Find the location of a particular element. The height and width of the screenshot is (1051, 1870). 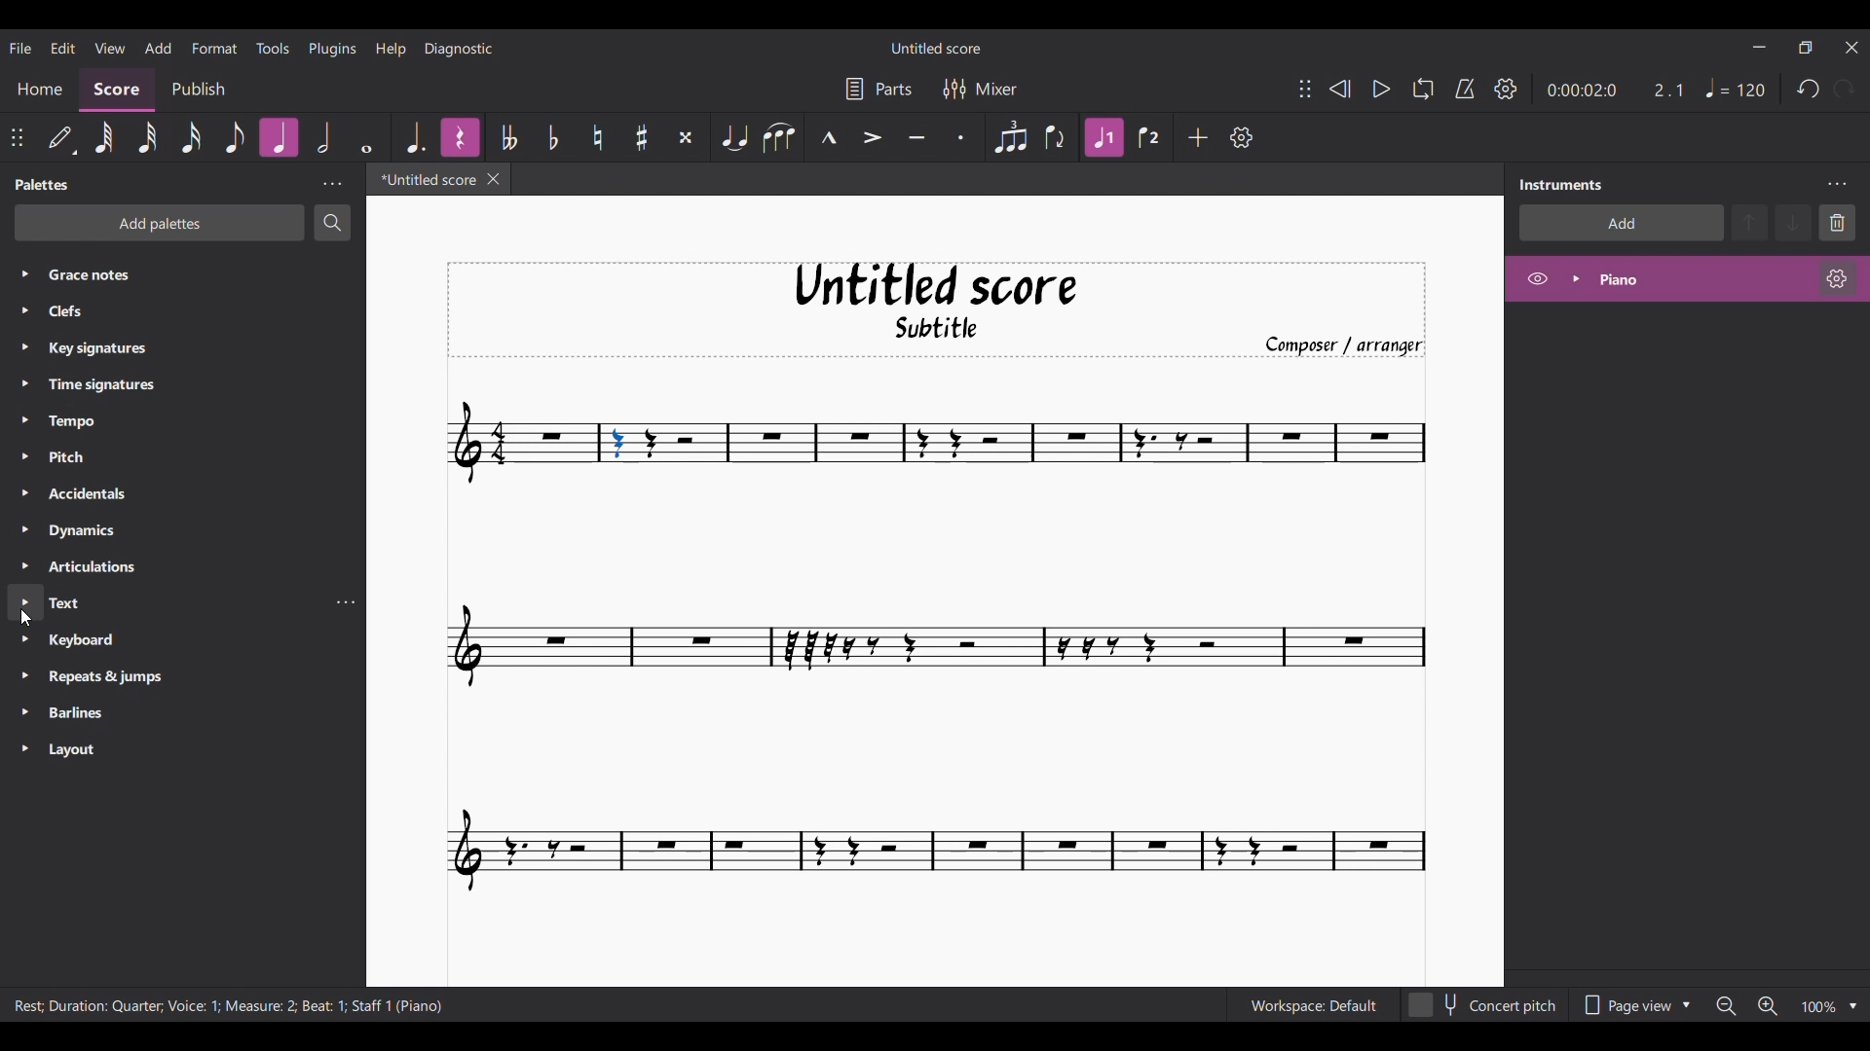

Flip direction is located at coordinates (1055, 137).